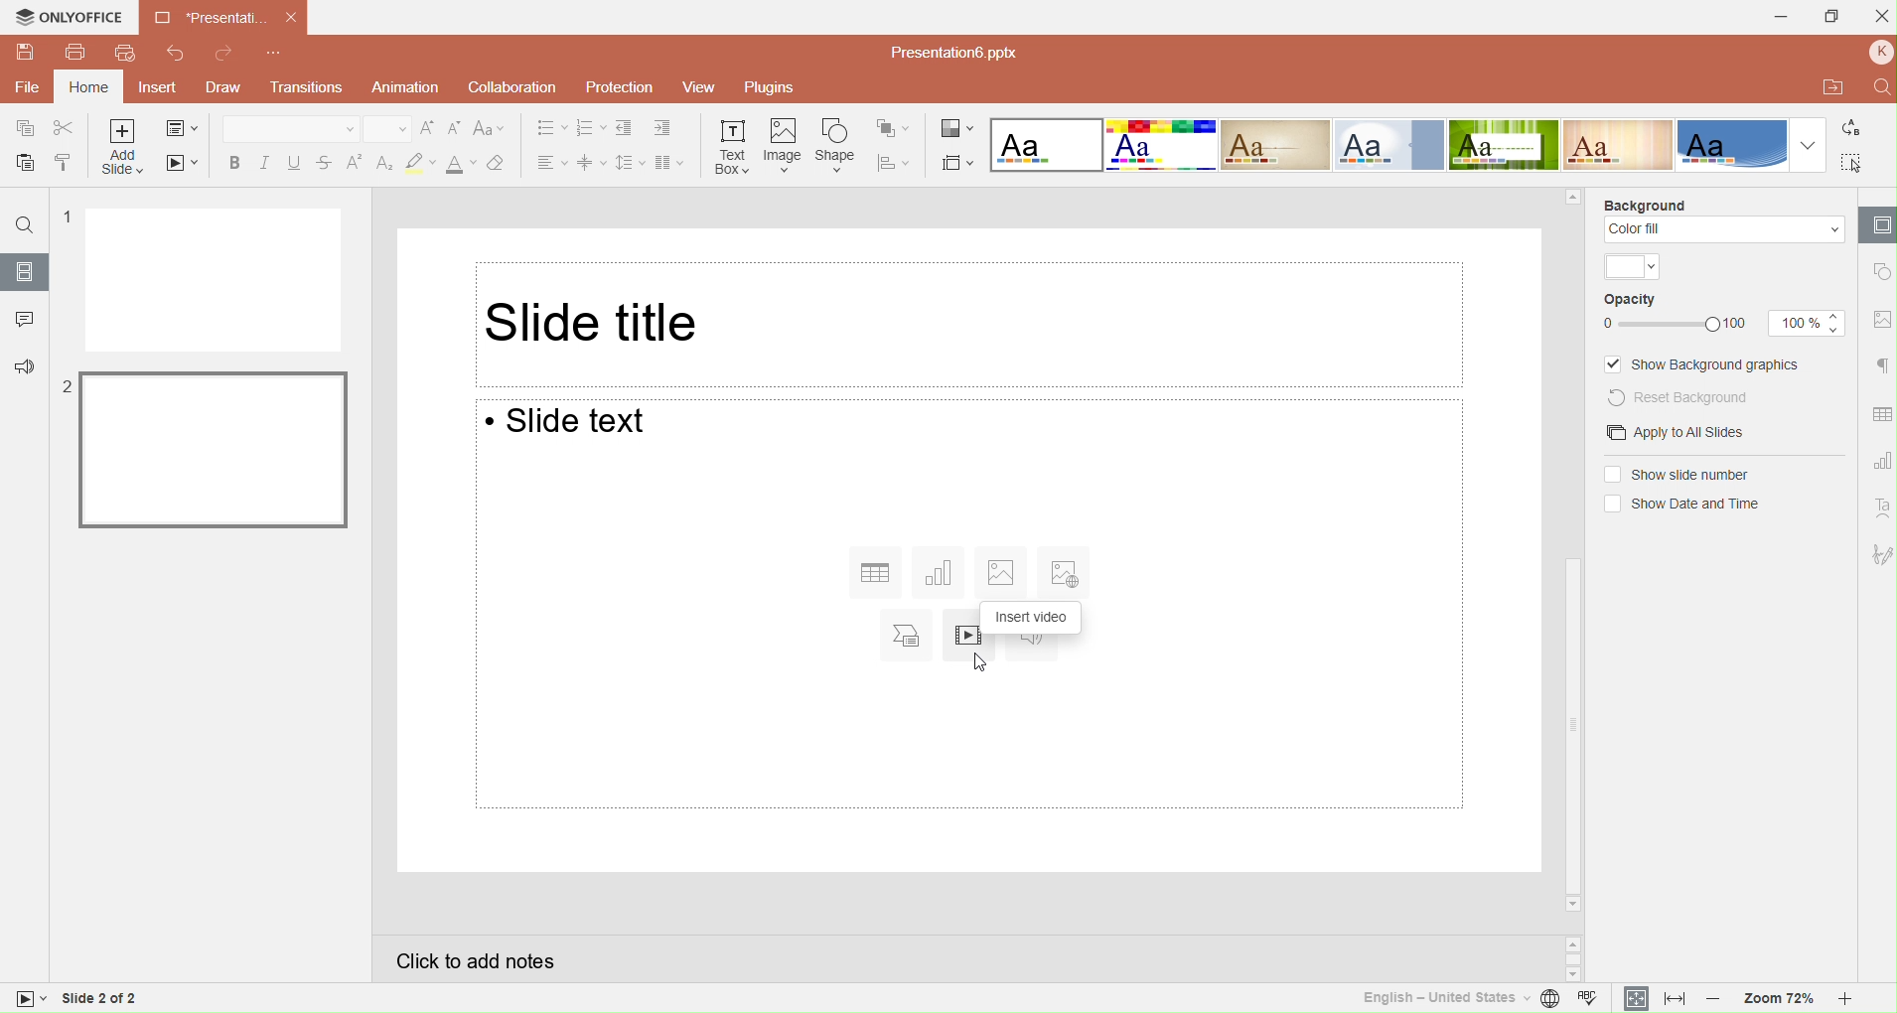  What do you see at coordinates (296, 159) in the screenshot?
I see `Underline` at bounding box center [296, 159].